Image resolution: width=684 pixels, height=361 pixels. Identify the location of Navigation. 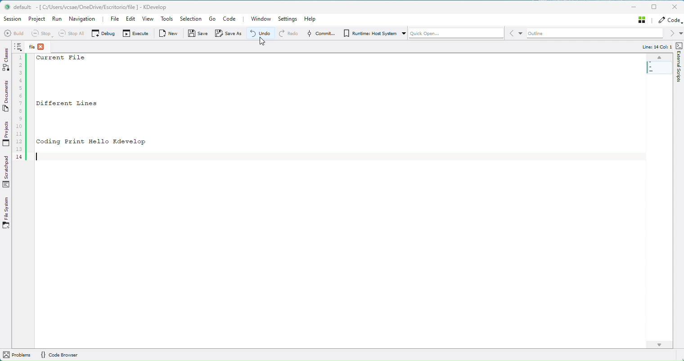
(82, 19).